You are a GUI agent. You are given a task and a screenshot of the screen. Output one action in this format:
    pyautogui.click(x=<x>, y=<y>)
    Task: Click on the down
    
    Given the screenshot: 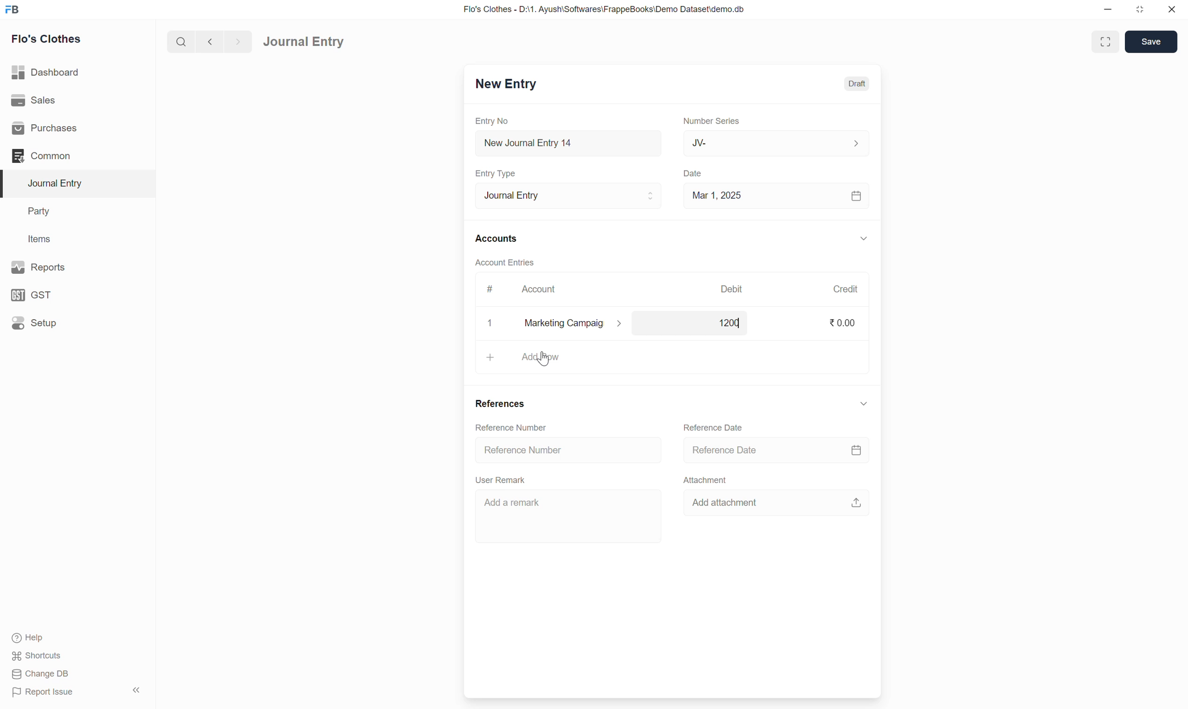 What is the action you would take?
    pyautogui.click(x=862, y=404)
    